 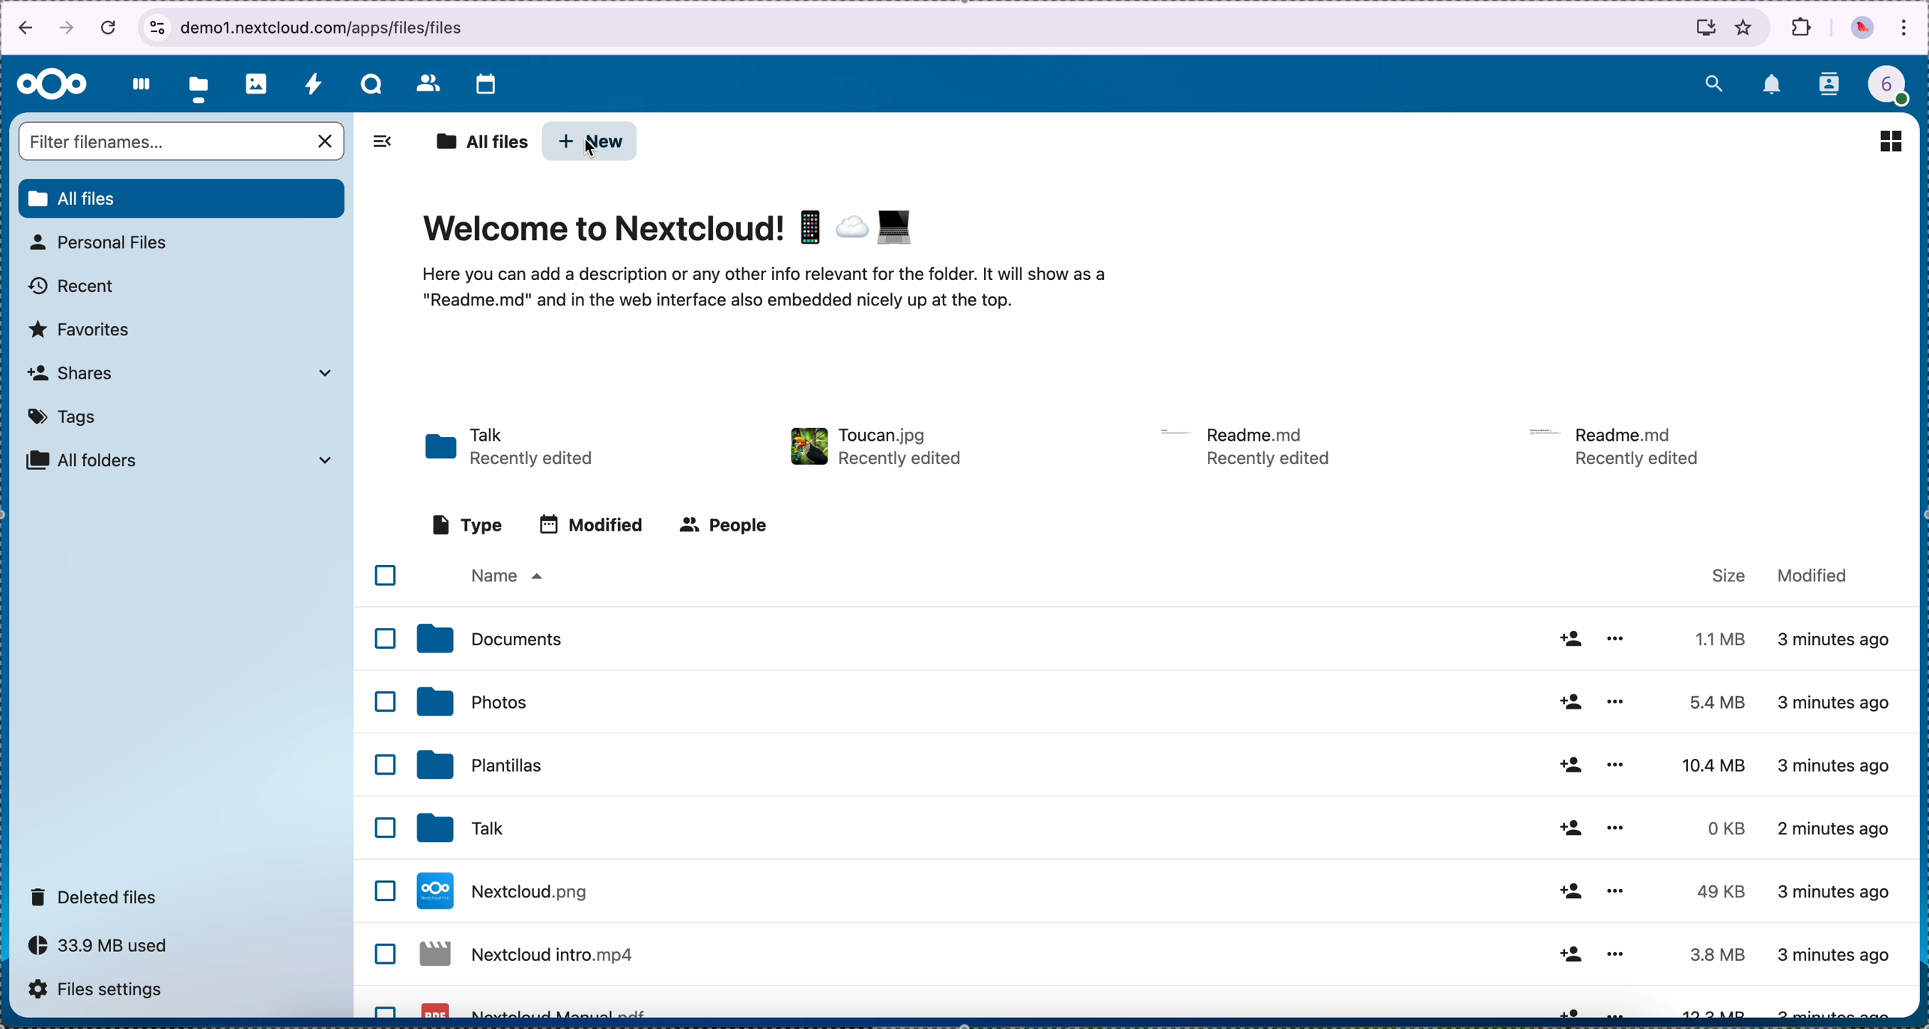 I want to click on deleted files, so click(x=97, y=896).